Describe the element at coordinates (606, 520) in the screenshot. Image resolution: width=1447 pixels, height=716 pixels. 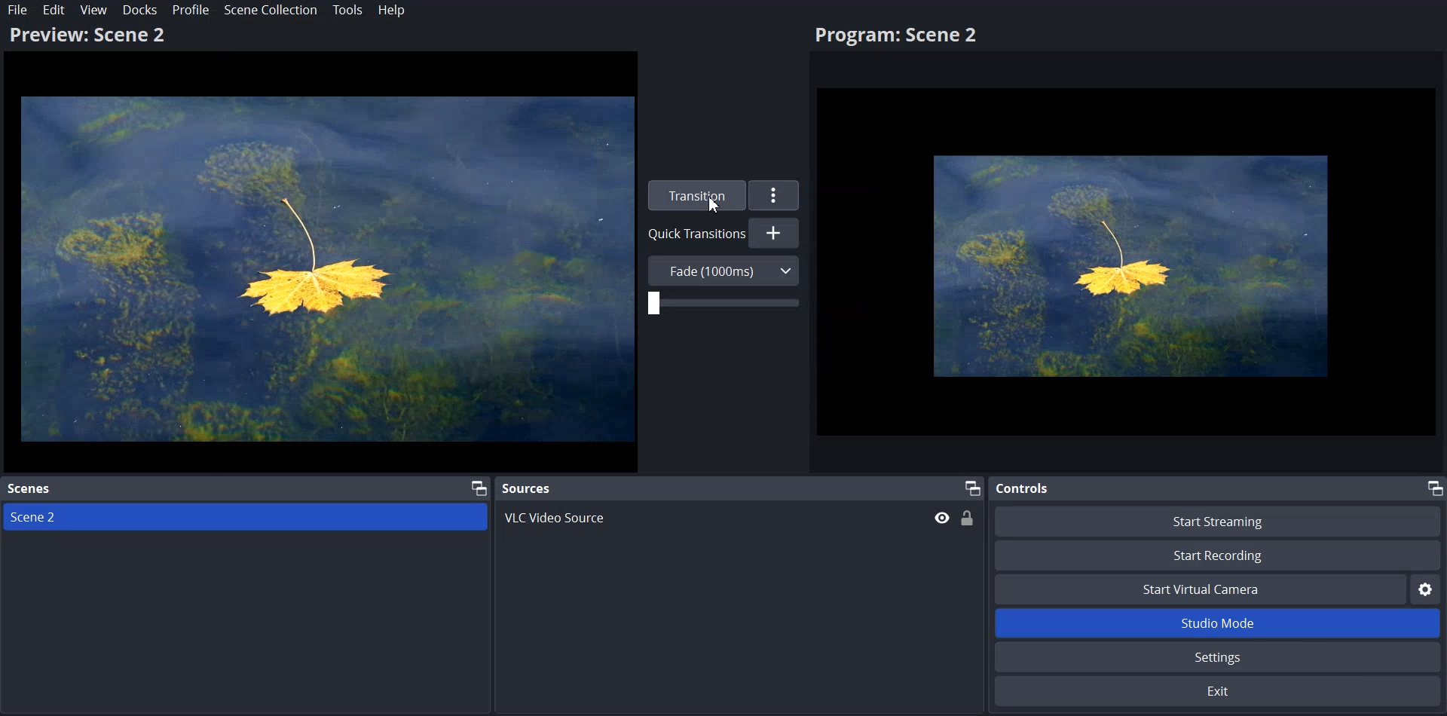
I see `VLC Video Source` at that location.